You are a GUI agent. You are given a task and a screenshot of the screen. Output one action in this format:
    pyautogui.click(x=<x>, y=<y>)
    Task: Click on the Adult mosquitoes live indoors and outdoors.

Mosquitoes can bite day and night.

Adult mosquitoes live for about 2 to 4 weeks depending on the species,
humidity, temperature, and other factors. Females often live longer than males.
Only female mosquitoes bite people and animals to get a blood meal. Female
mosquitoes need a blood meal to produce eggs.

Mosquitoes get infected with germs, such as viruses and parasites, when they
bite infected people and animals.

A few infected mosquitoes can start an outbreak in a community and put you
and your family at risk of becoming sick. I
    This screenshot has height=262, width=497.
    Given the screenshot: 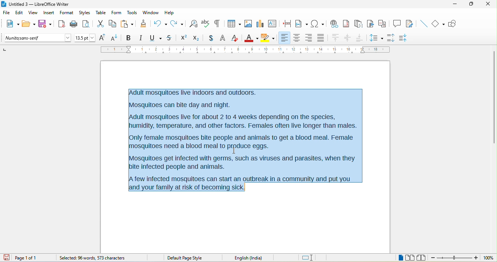 What is the action you would take?
    pyautogui.click(x=244, y=139)
    